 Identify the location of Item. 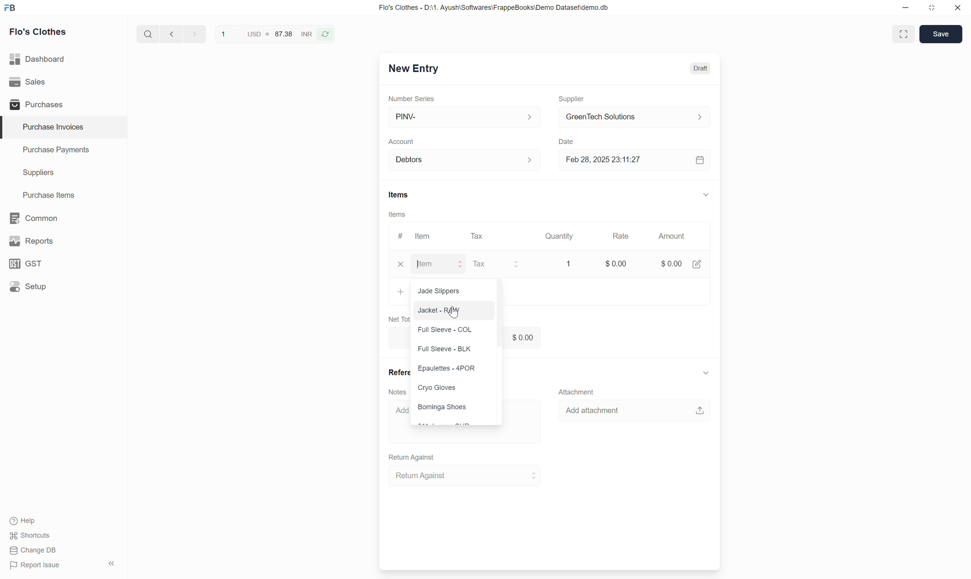
(438, 264).